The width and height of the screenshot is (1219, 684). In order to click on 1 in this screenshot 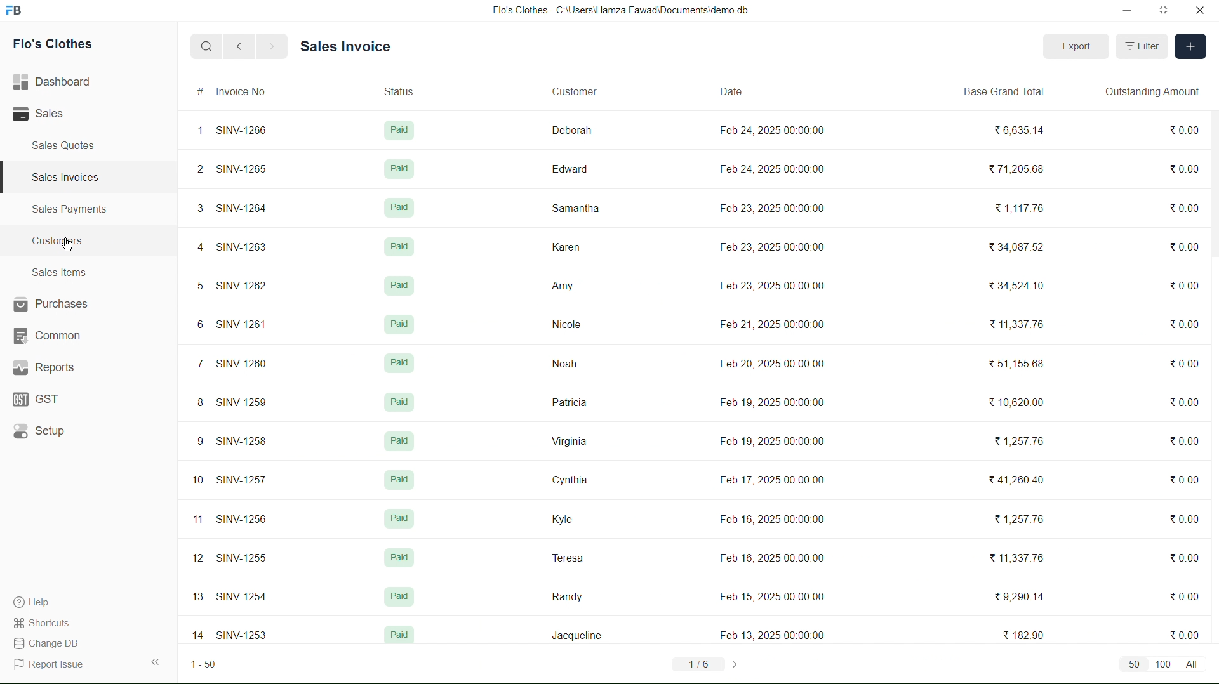, I will do `click(196, 131)`.